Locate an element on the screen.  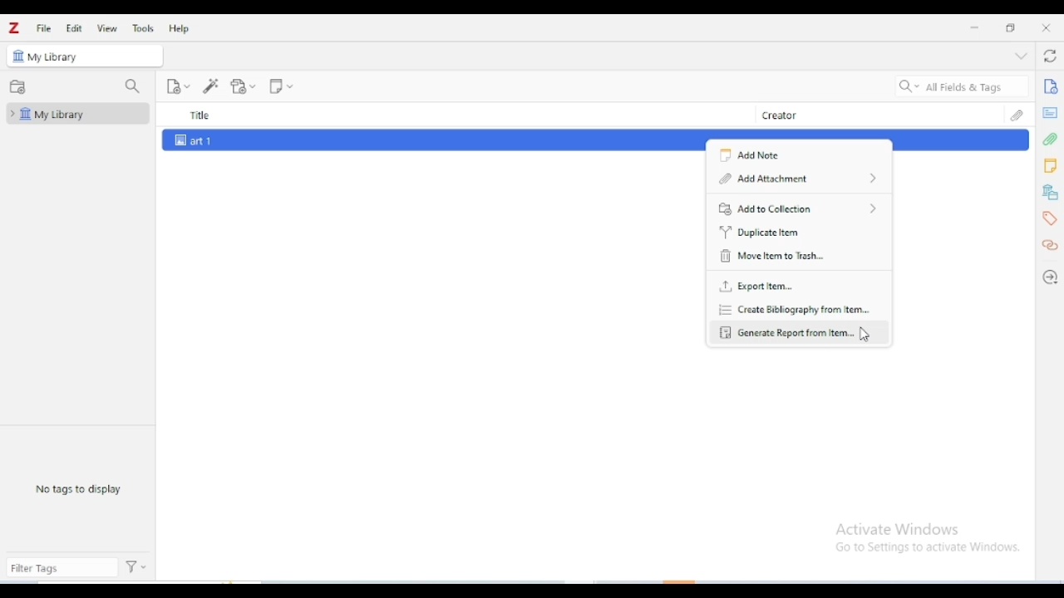
create bibliography from item is located at coordinates (796, 309).